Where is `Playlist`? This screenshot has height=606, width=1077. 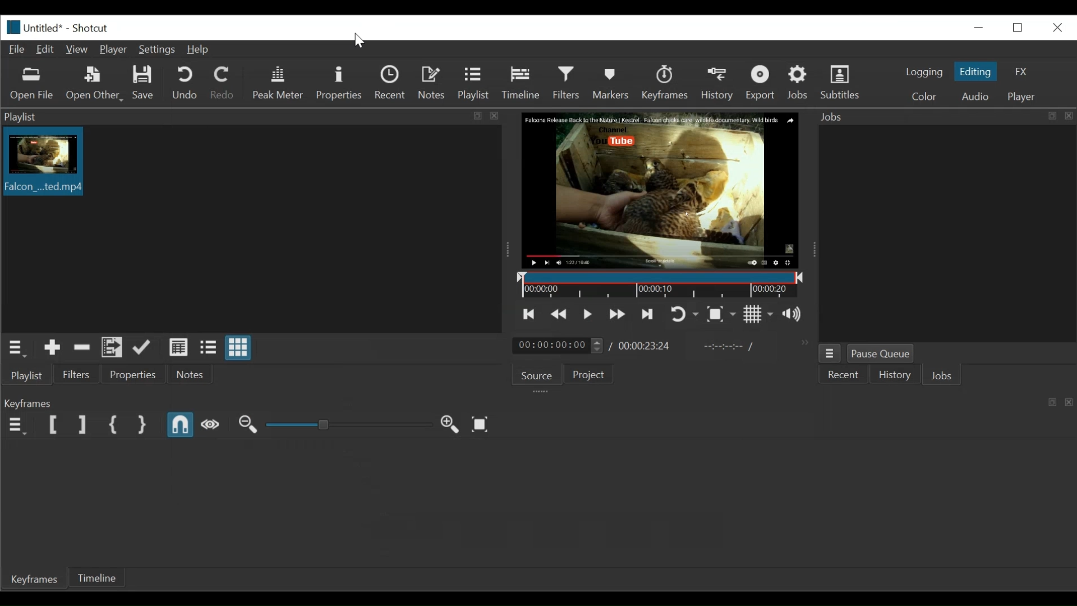 Playlist is located at coordinates (252, 117).